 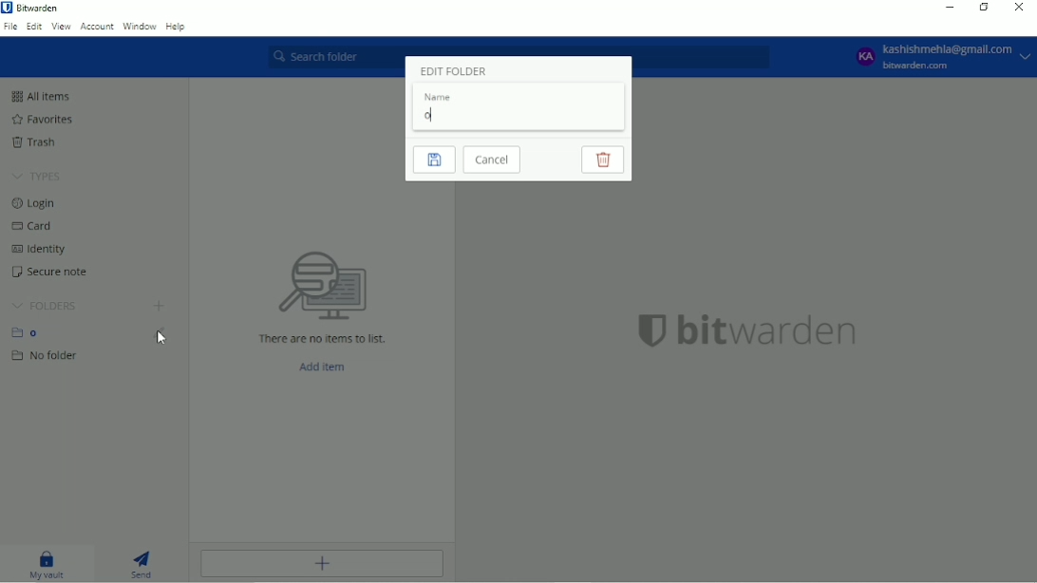 I want to click on File, so click(x=10, y=27).